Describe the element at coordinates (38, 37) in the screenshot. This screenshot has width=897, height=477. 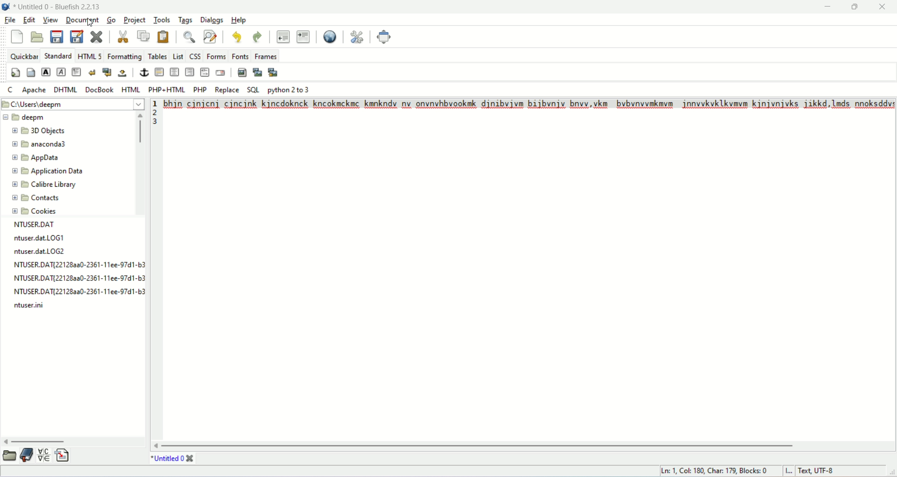
I see `open file` at that location.